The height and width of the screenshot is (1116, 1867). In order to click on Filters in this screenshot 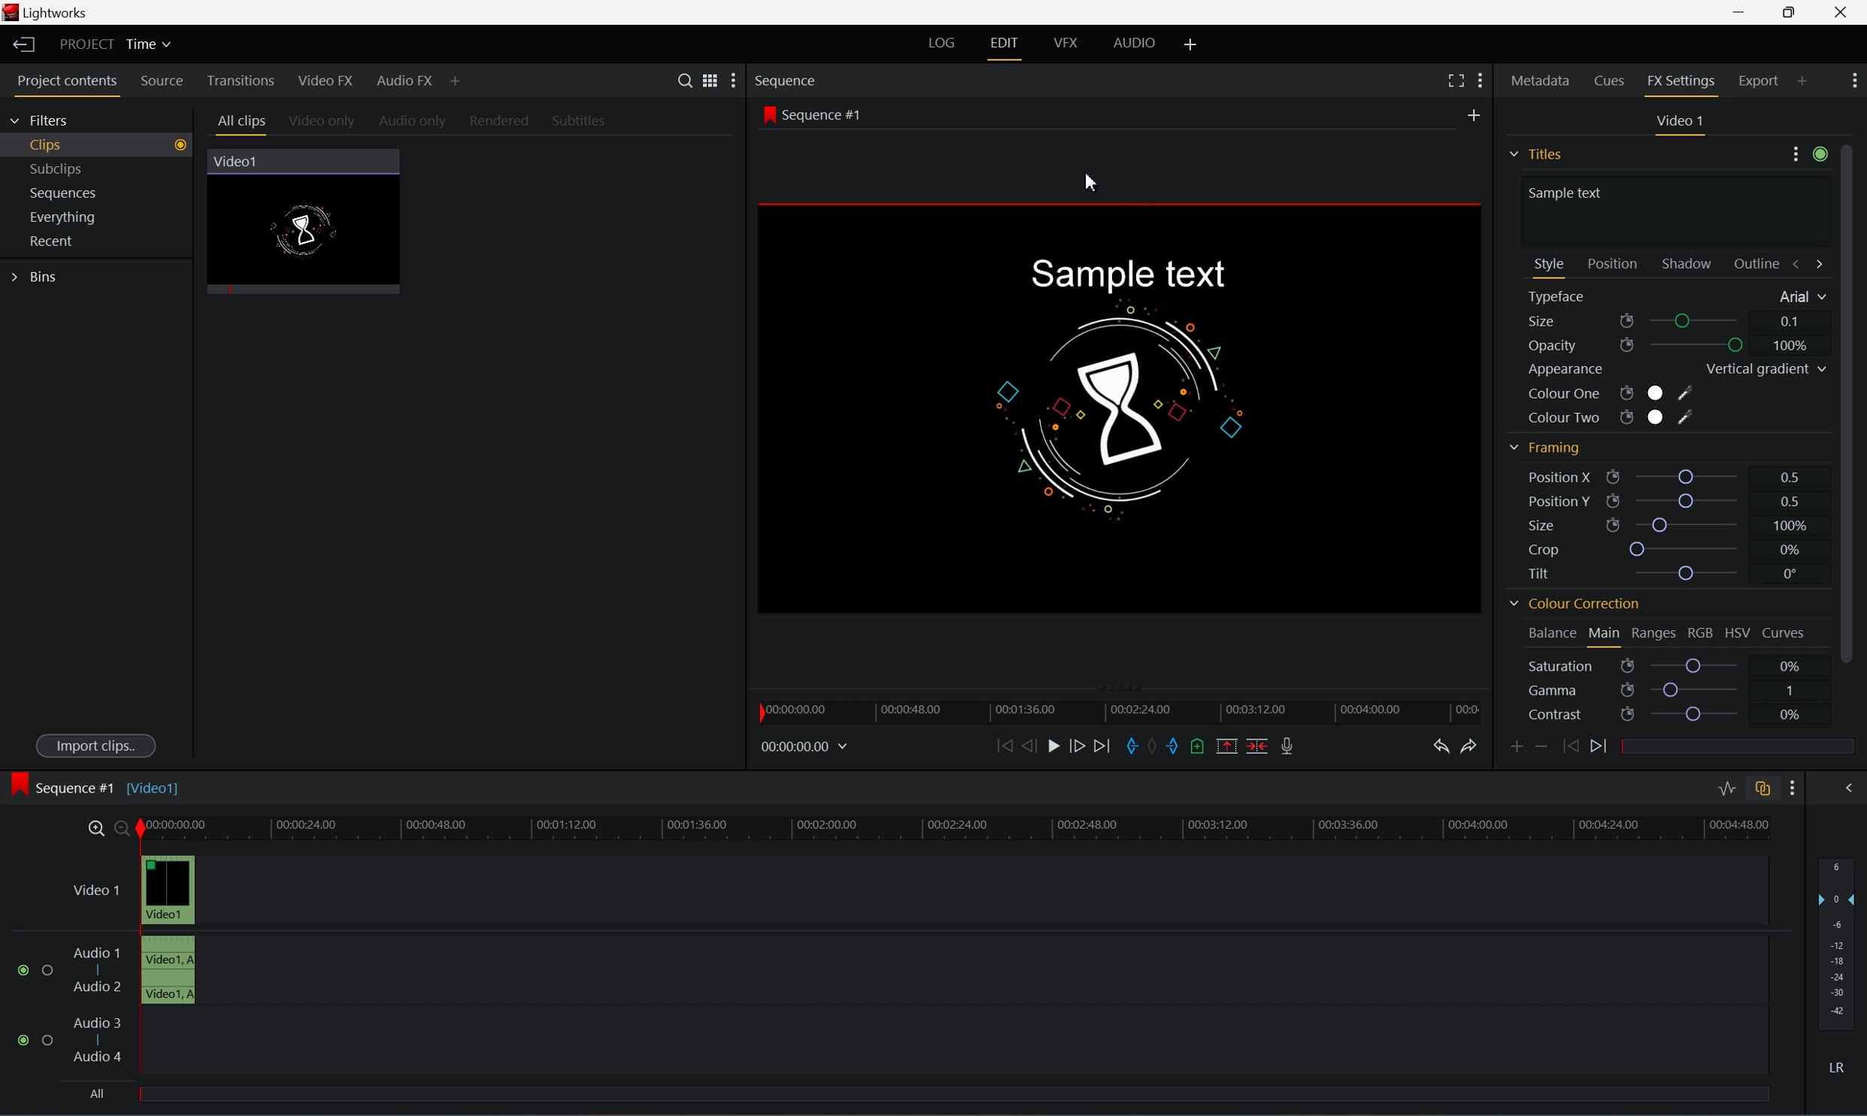, I will do `click(41, 122)`.